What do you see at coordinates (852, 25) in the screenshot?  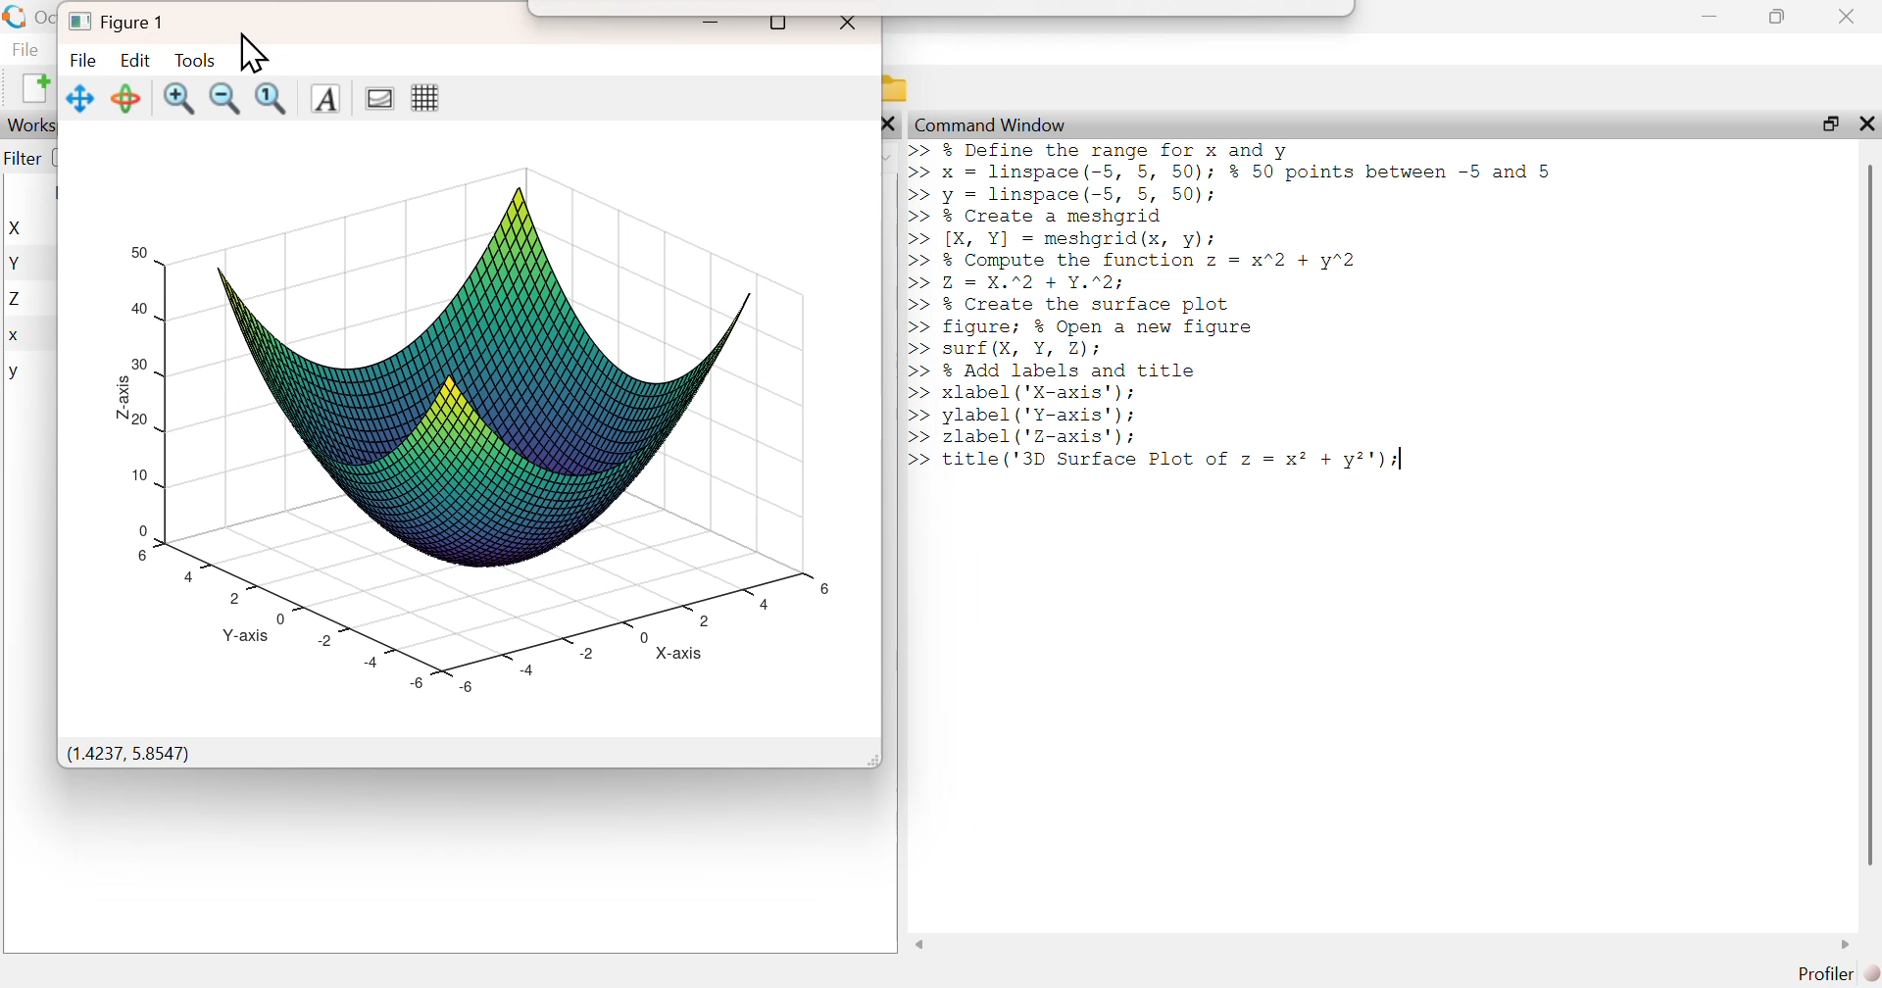 I see `close` at bounding box center [852, 25].